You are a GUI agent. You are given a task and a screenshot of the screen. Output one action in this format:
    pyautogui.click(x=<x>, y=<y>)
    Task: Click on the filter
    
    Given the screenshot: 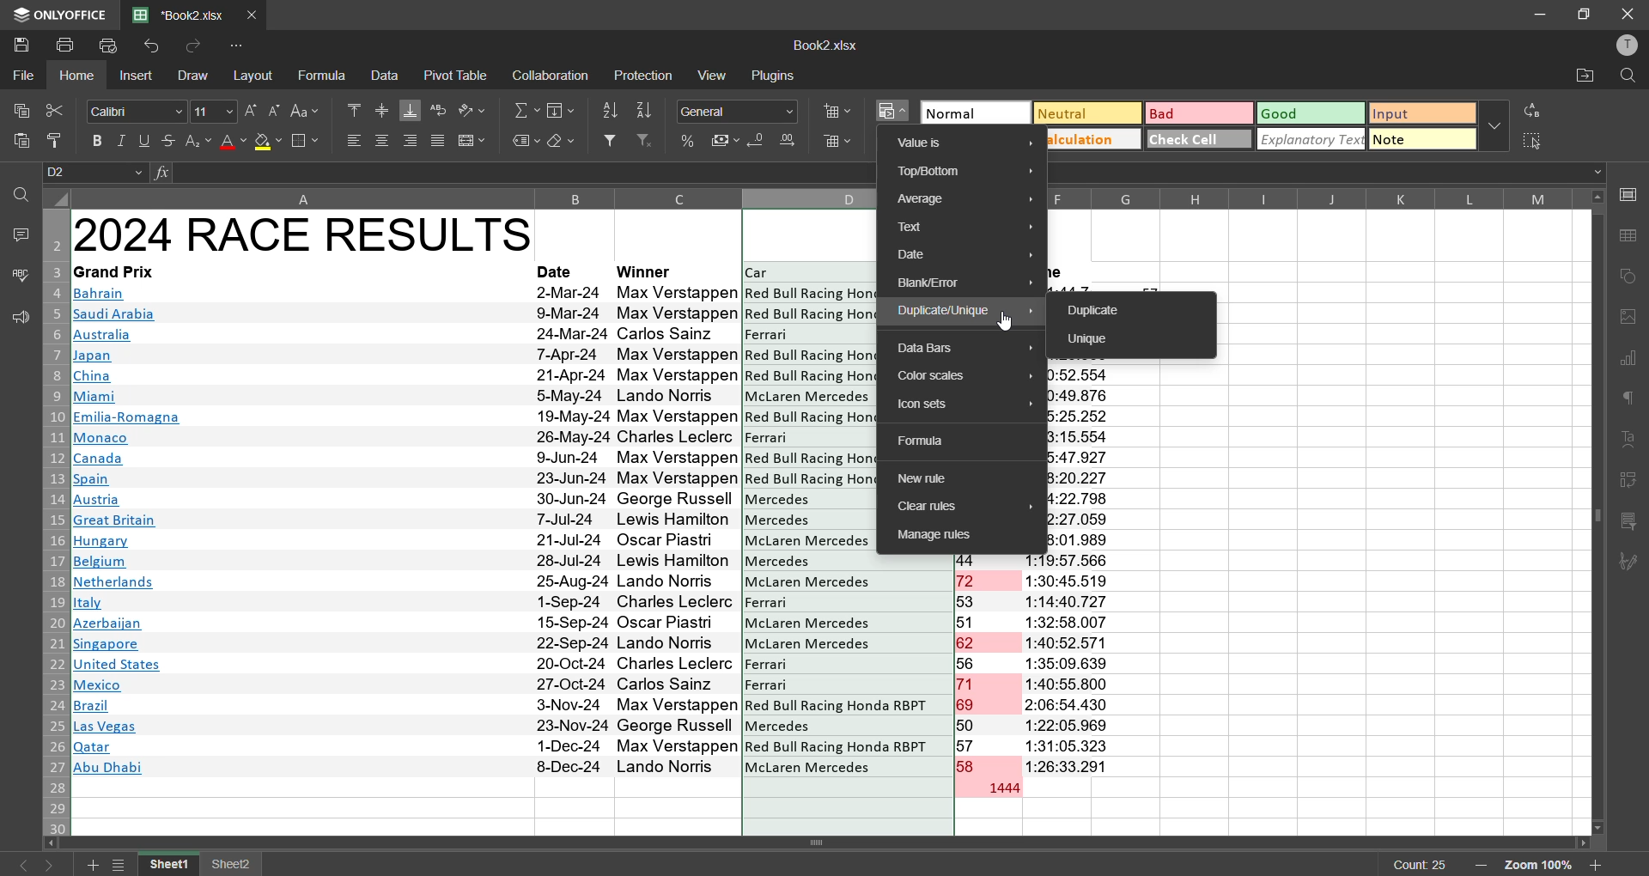 What is the action you would take?
    pyautogui.click(x=610, y=140)
    